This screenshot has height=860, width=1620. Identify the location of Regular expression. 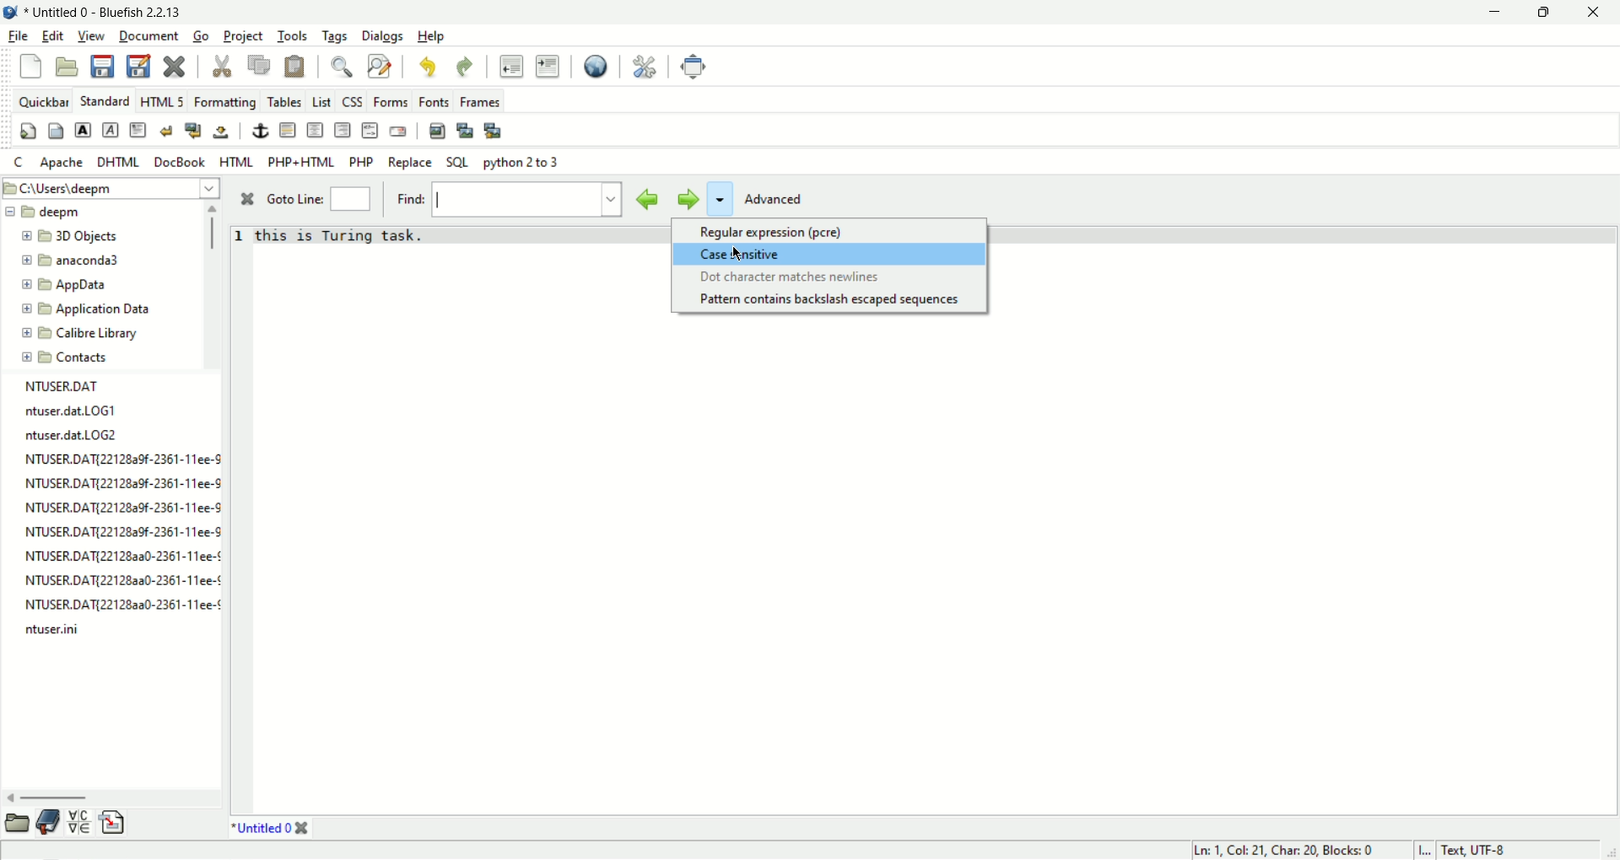
(766, 233).